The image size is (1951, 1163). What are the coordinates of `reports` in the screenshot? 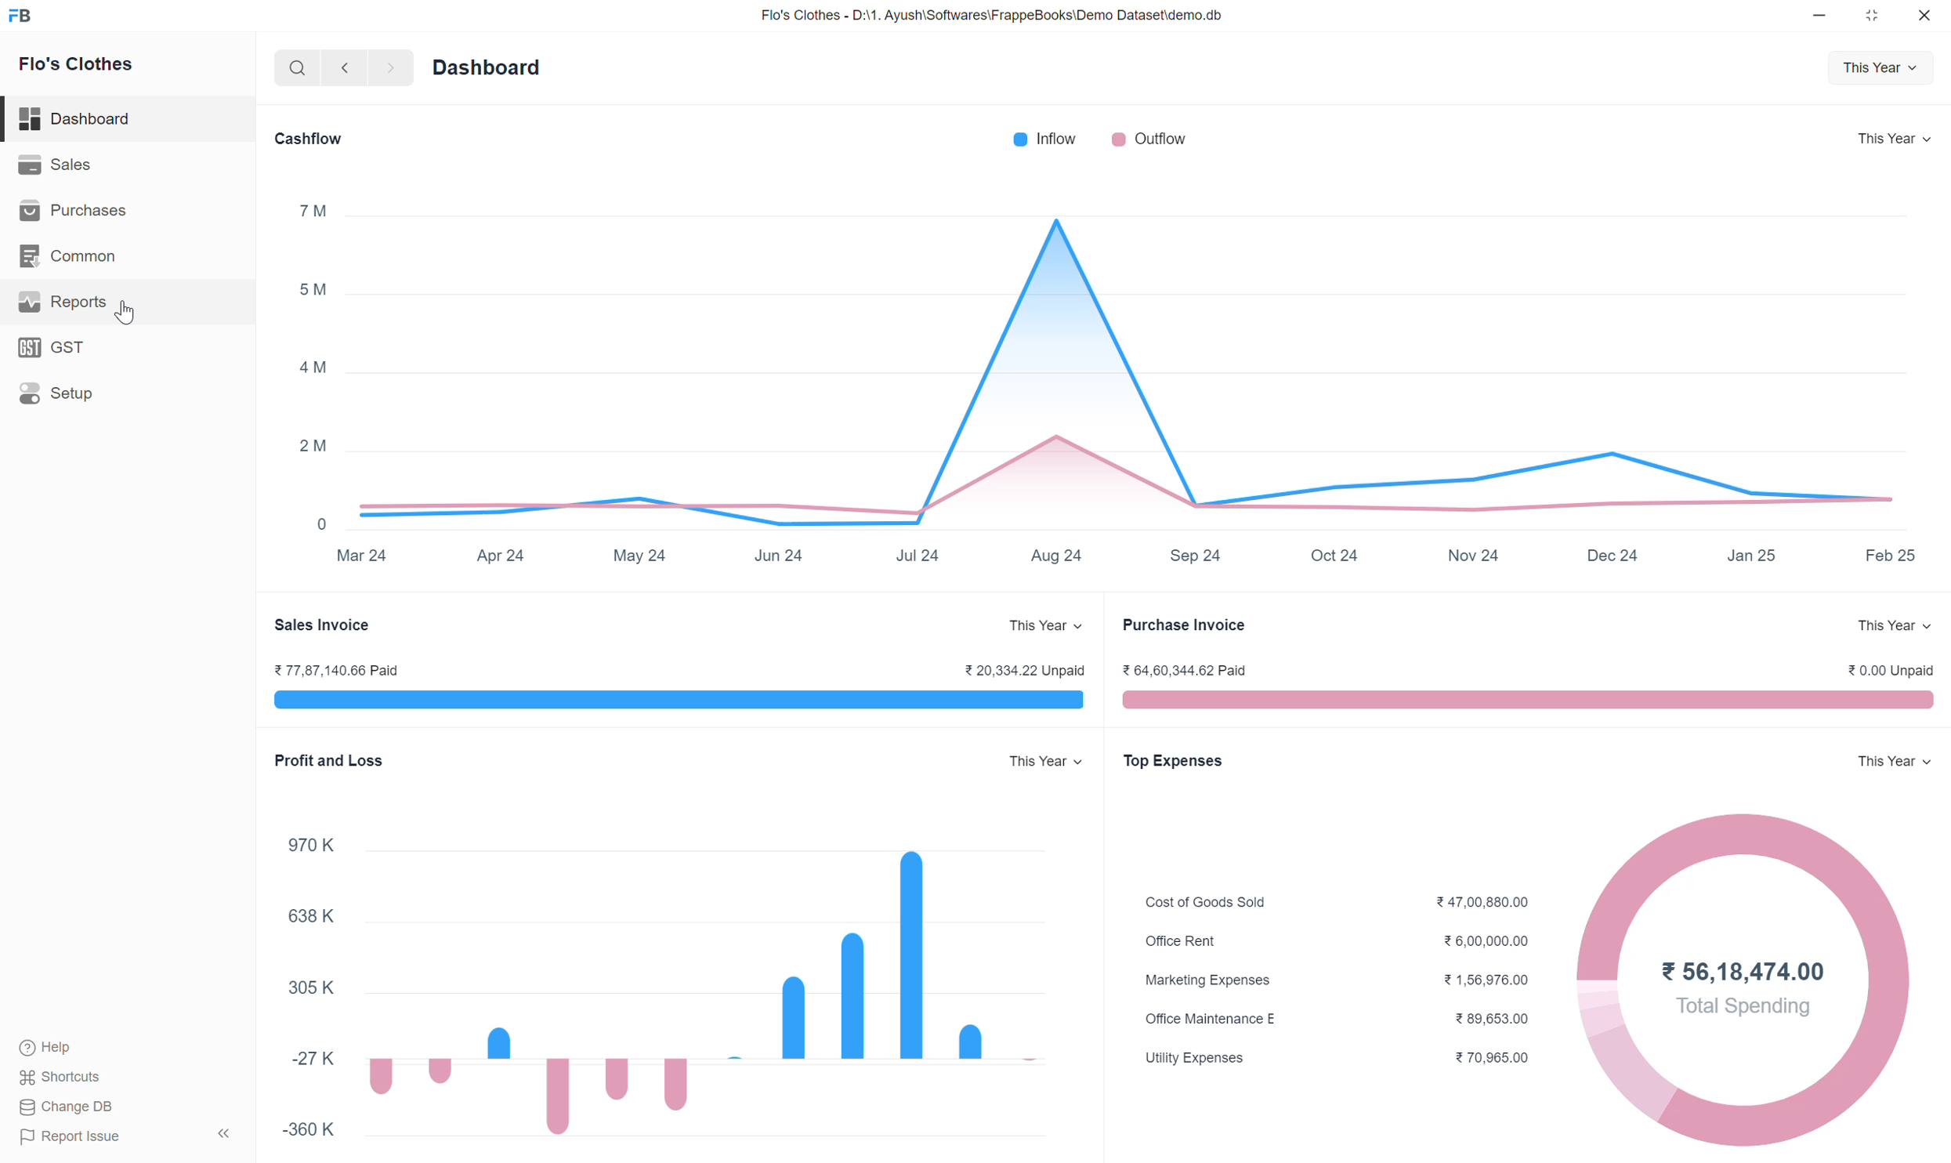 It's located at (74, 304).